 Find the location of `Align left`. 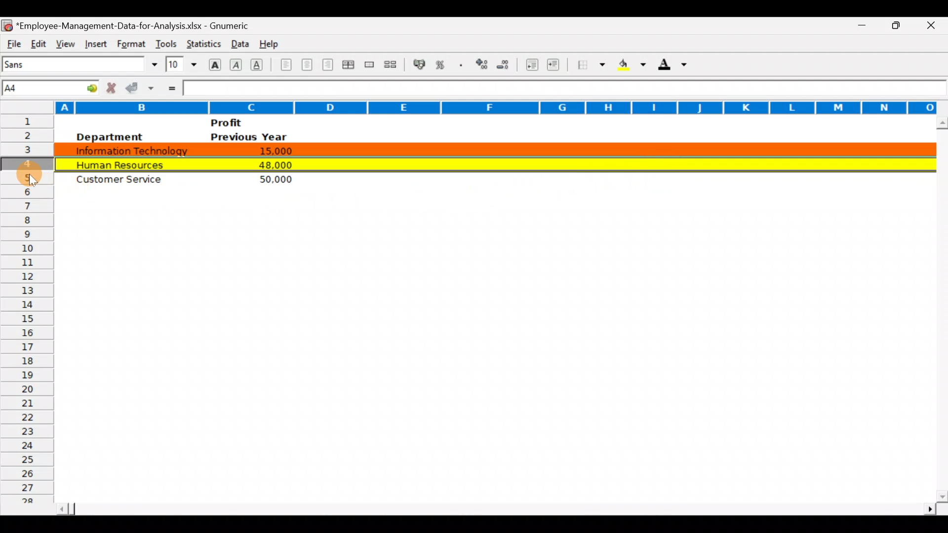

Align left is located at coordinates (285, 64).